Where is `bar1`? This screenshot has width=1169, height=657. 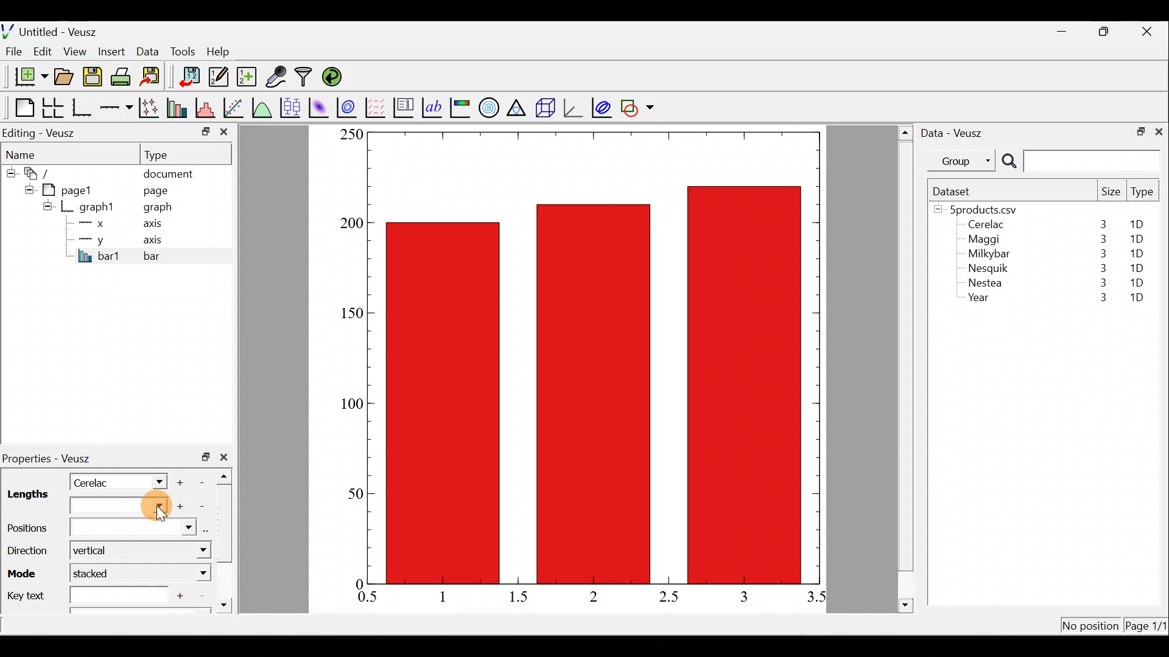 bar1 is located at coordinates (99, 255).